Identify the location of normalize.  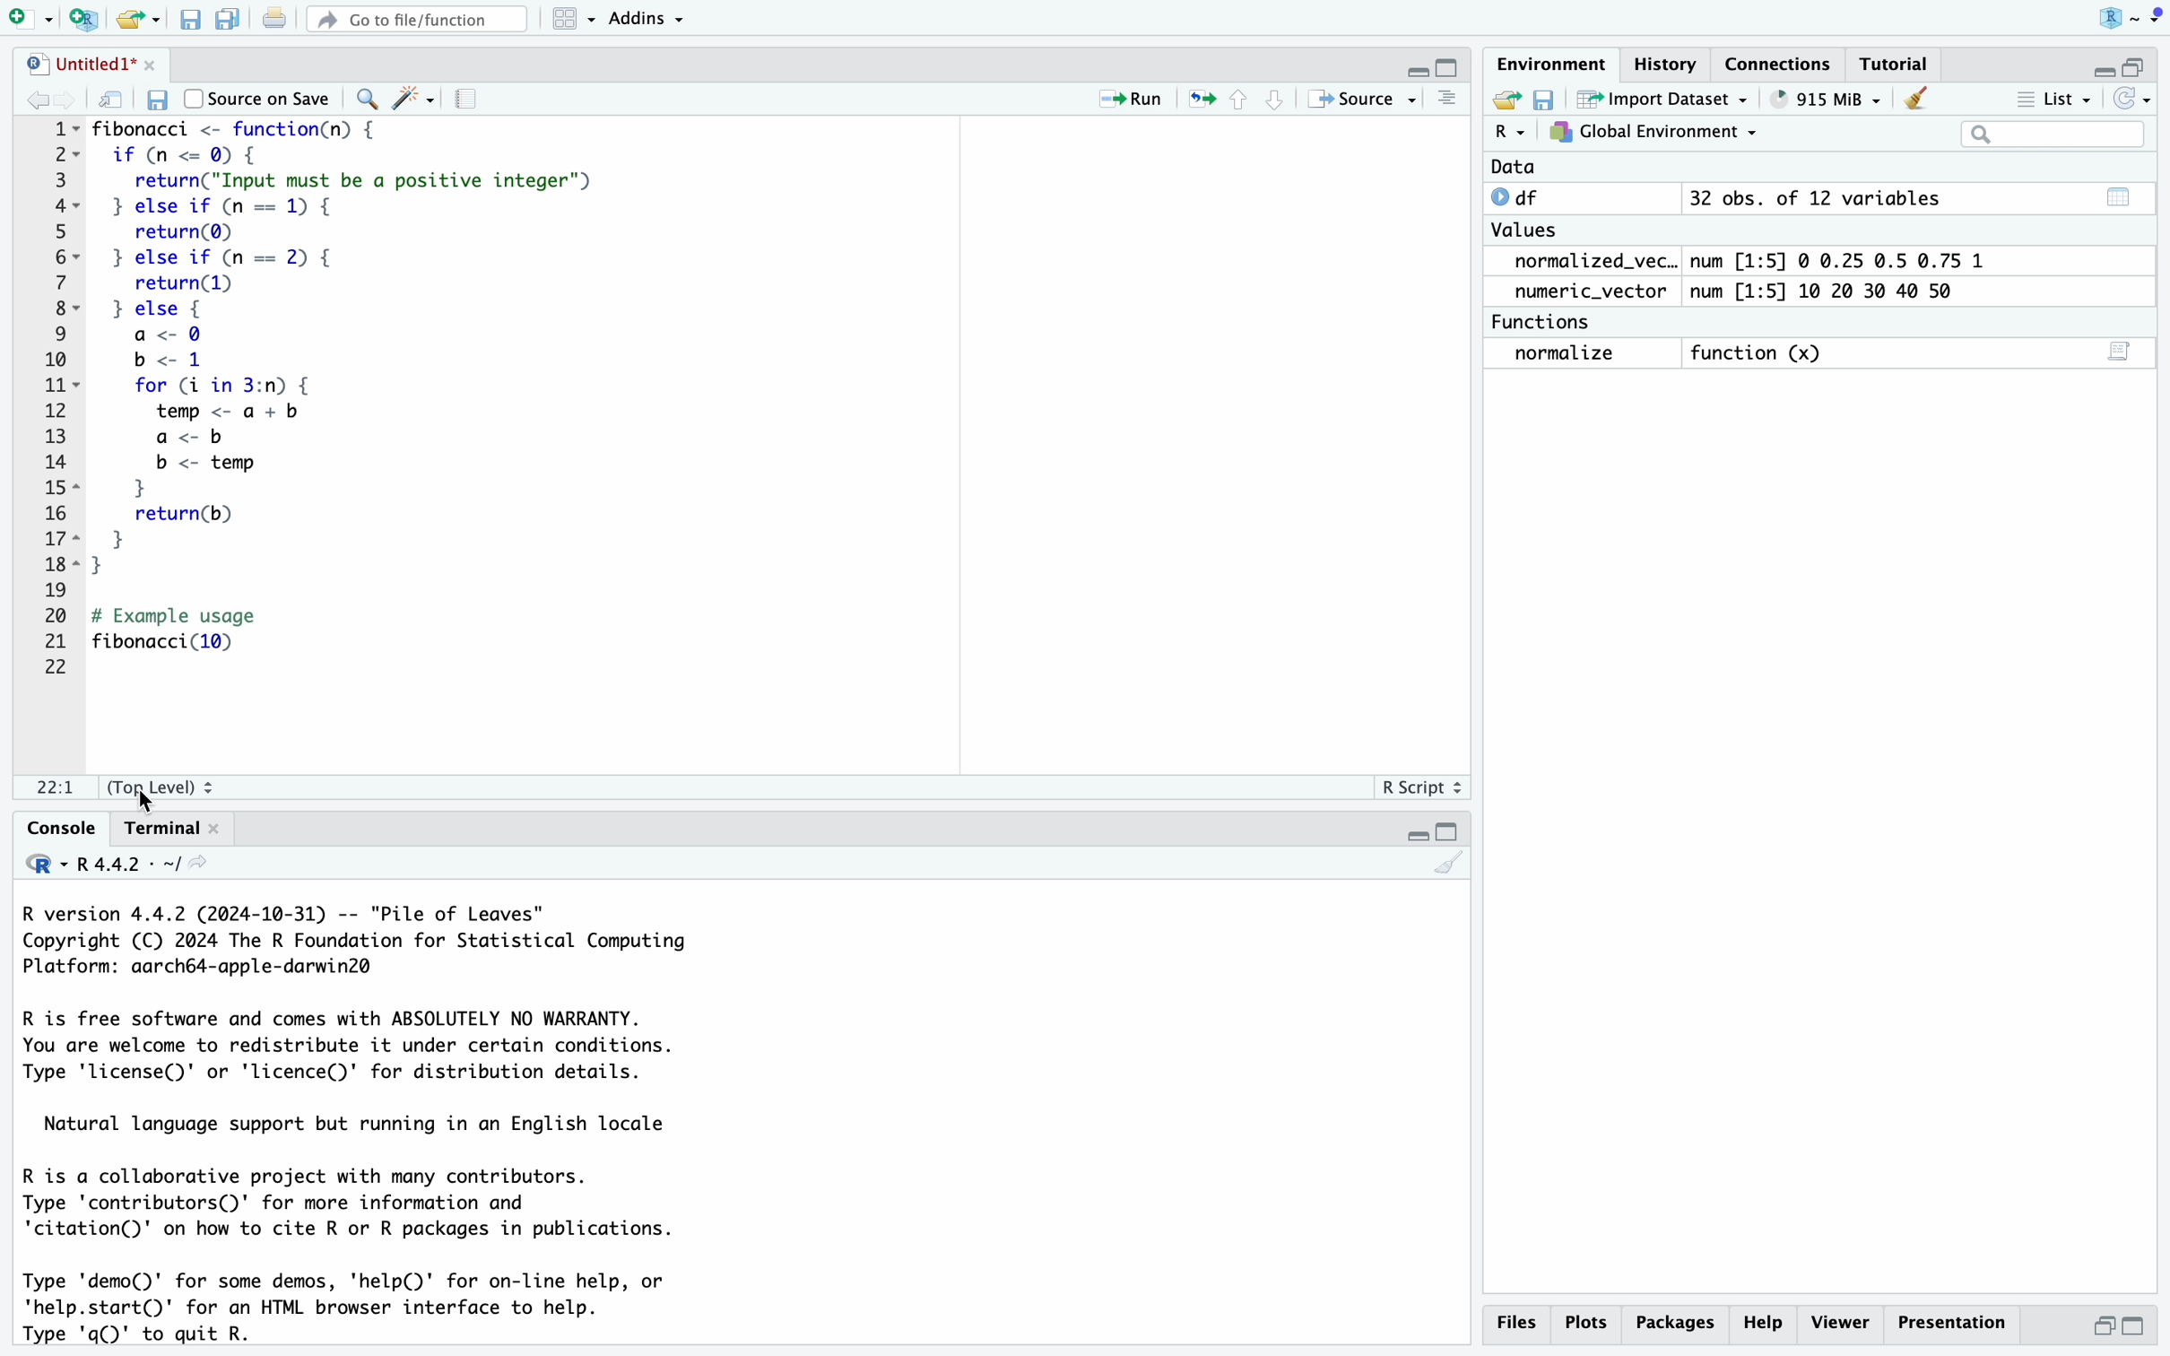
(1563, 354).